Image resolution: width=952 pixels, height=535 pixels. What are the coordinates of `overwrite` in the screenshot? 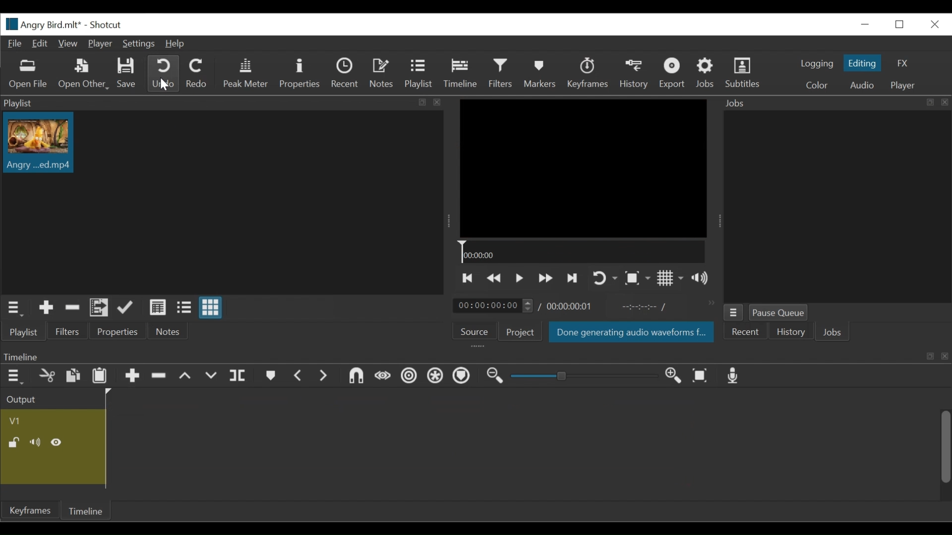 It's located at (210, 377).